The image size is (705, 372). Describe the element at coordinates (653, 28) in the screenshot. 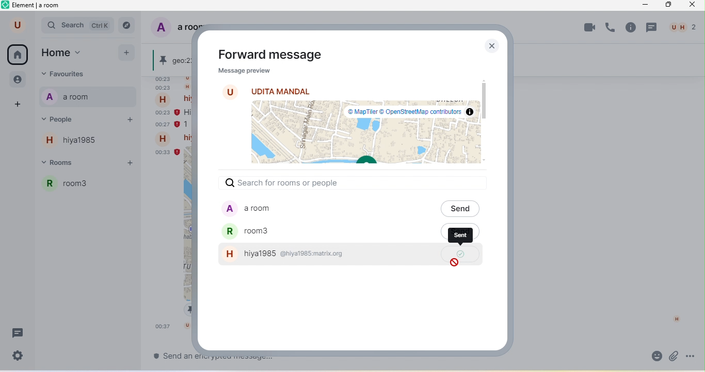

I see `threads` at that location.